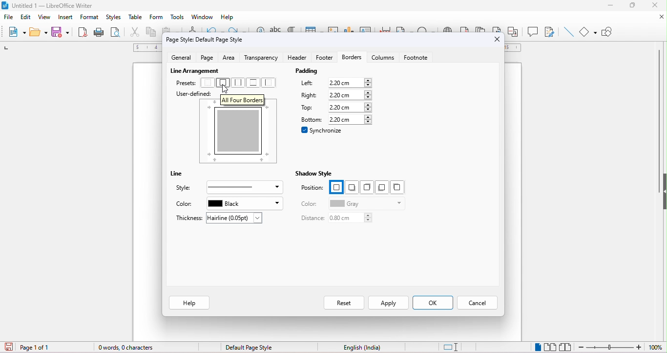  Describe the element at coordinates (36, 347) in the screenshot. I see `page number in document` at that location.